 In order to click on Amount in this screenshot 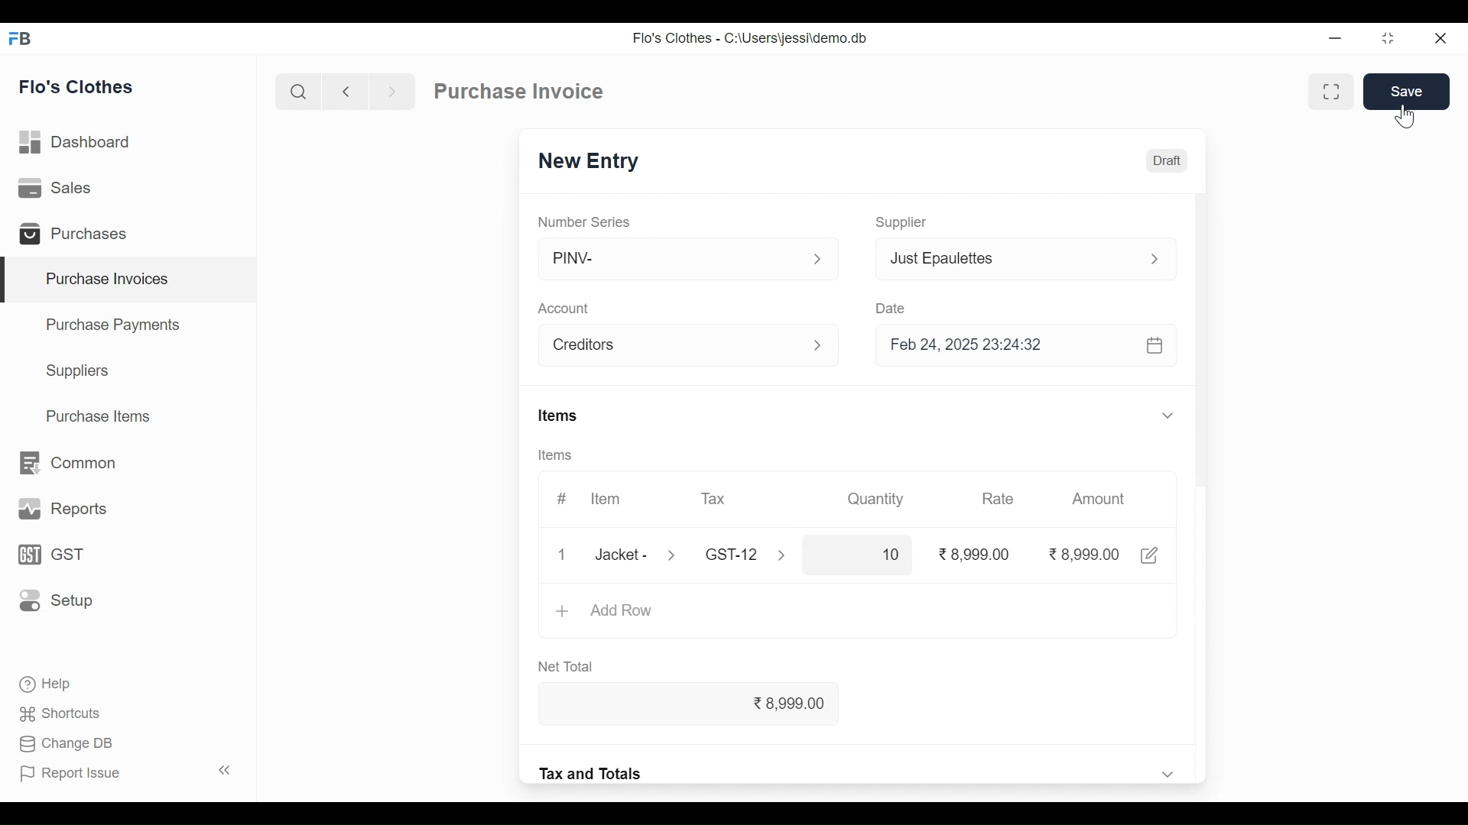, I will do `click(1099, 499)`.